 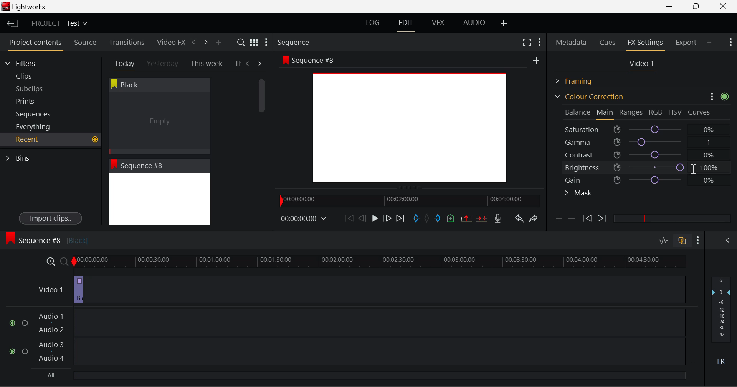 I want to click on Clip 2 Deleted, so click(x=355, y=290).